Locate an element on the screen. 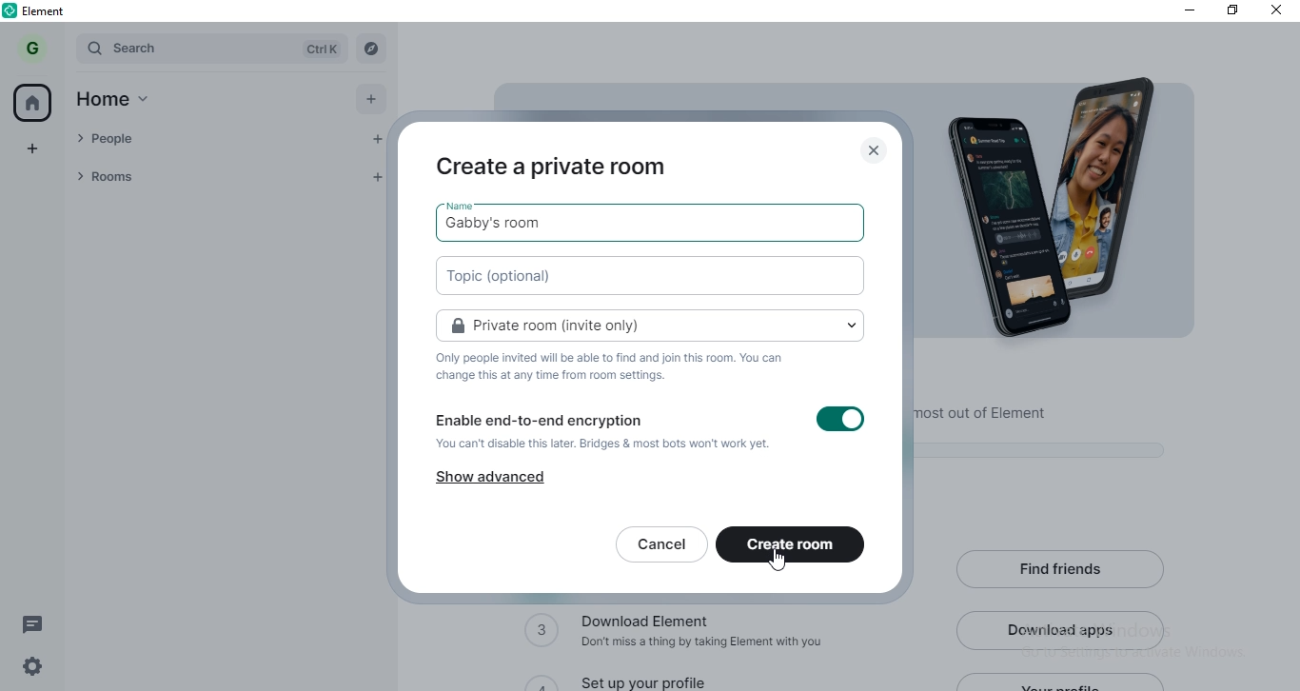 The width and height of the screenshot is (1300, 691). show advanced is located at coordinates (483, 480).